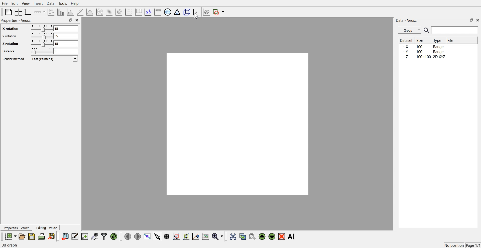 The width and height of the screenshot is (481, 248). Describe the element at coordinates (66, 36) in the screenshot. I see `35` at that location.